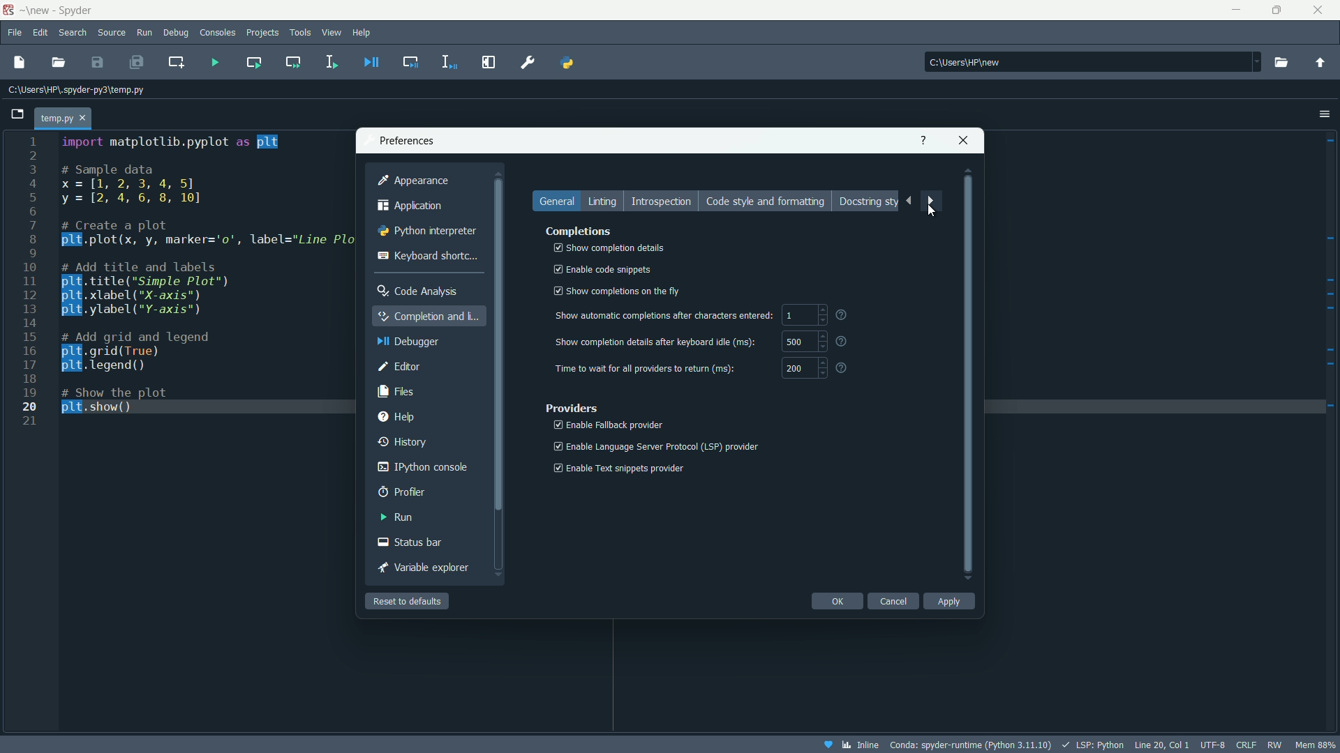  What do you see at coordinates (30, 281) in the screenshot?
I see `line numbers` at bounding box center [30, 281].